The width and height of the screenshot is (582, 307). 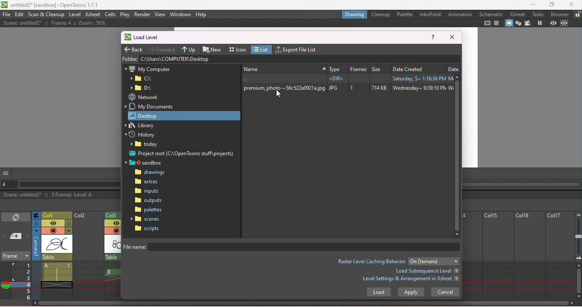 I want to click on column 2, so click(x=88, y=256).